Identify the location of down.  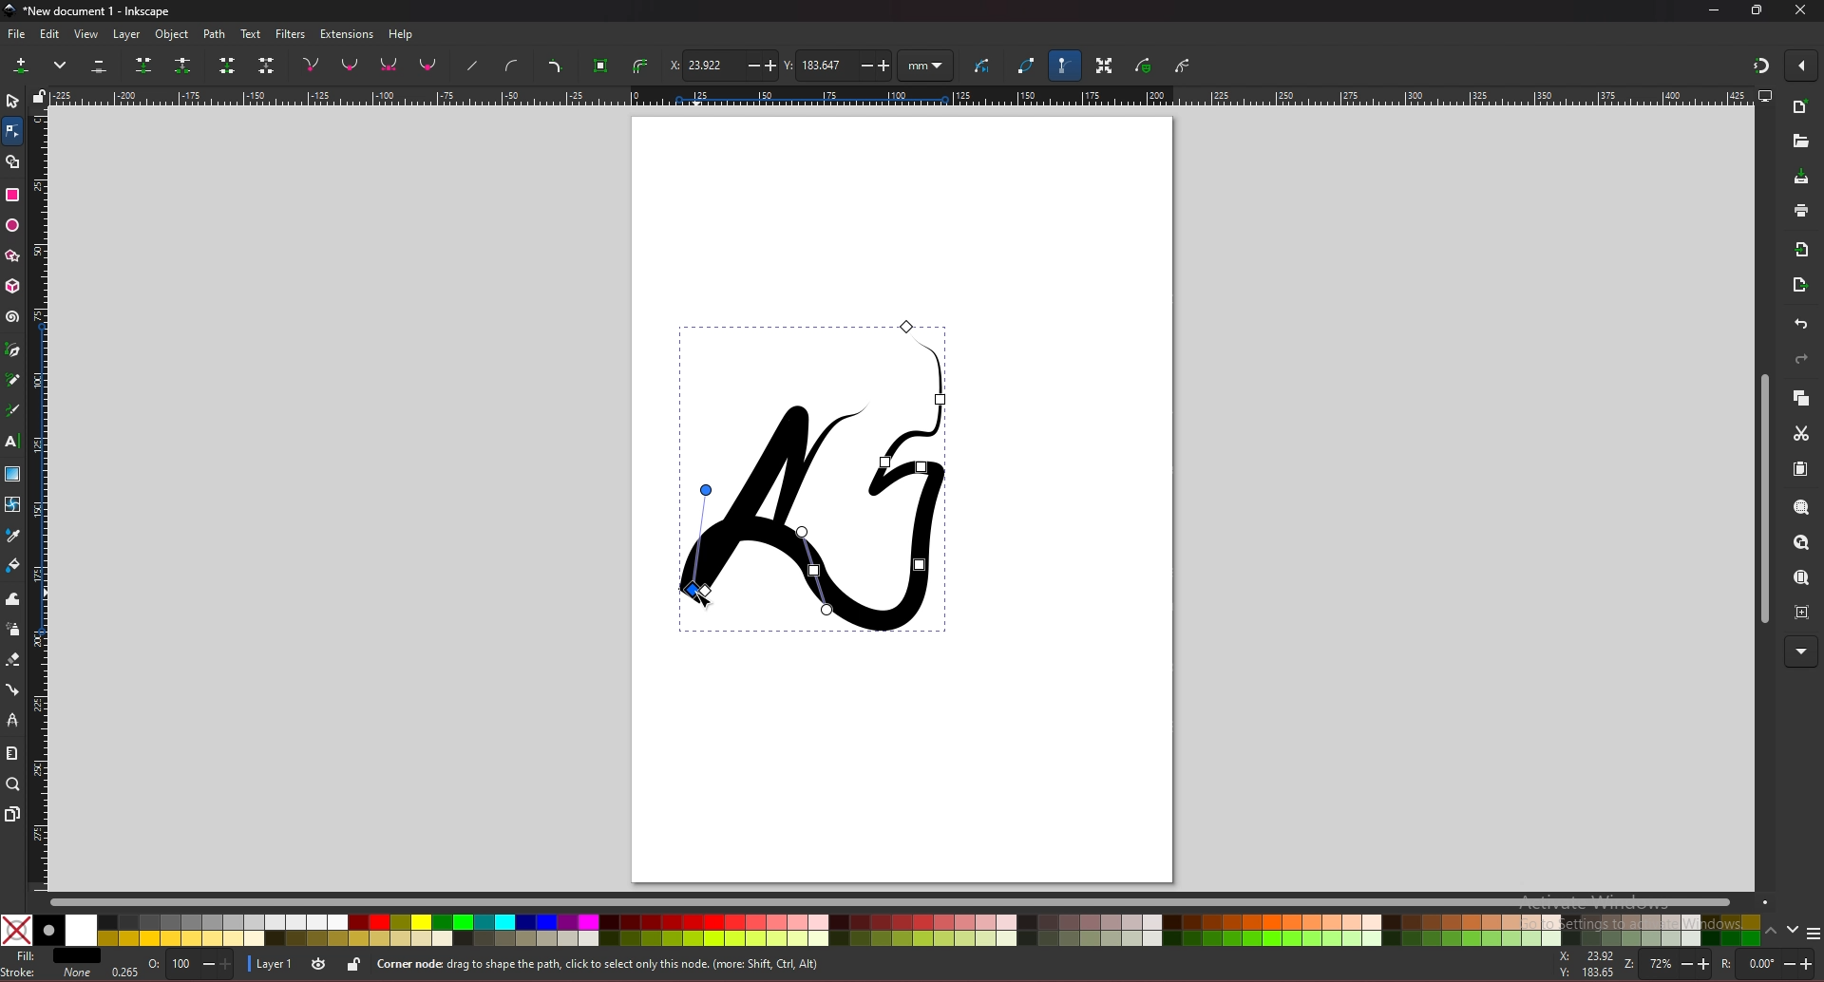
(1795, 930).